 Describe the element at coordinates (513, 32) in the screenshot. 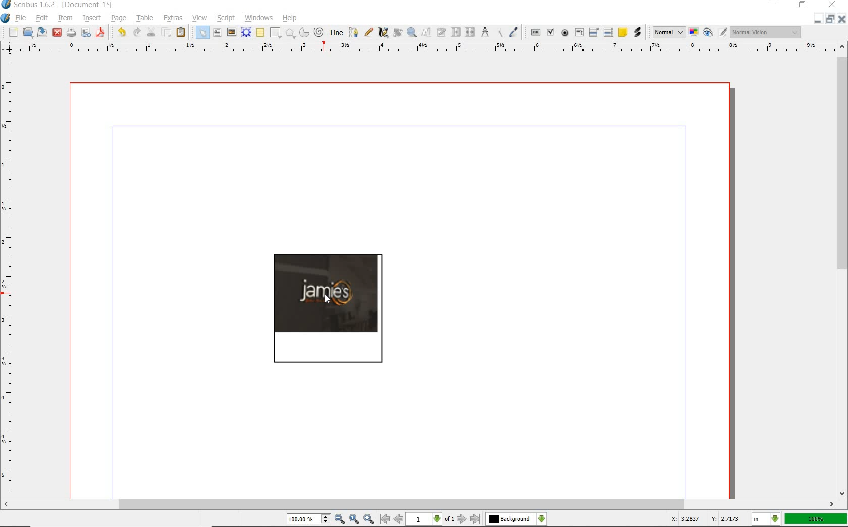

I see `eye dropper` at that location.